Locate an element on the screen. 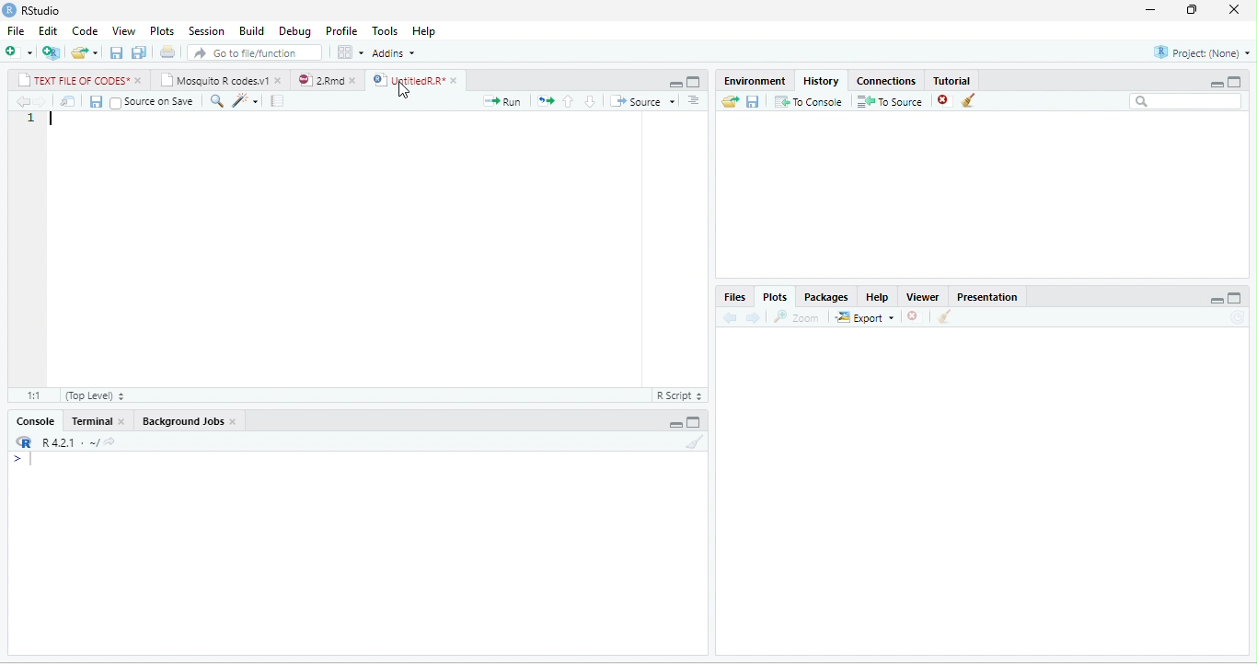 The image size is (1257, 664). print is located at coordinates (168, 52).